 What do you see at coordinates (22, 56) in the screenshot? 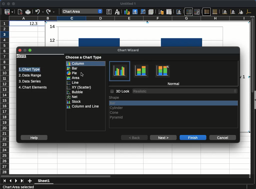
I see `steps` at bounding box center [22, 56].